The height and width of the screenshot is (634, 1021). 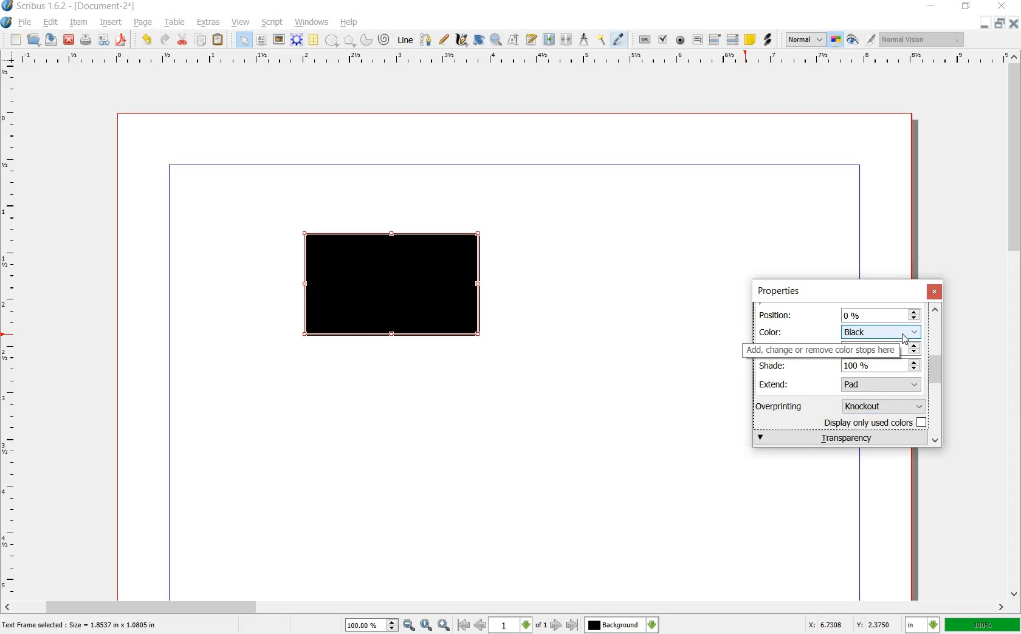 I want to click on gradient added to shape, so click(x=394, y=286).